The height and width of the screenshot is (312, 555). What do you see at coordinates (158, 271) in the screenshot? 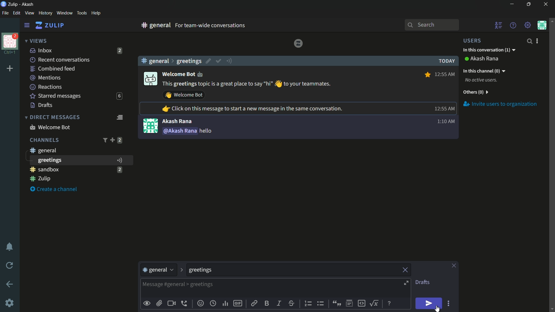
I see `general channel` at bounding box center [158, 271].